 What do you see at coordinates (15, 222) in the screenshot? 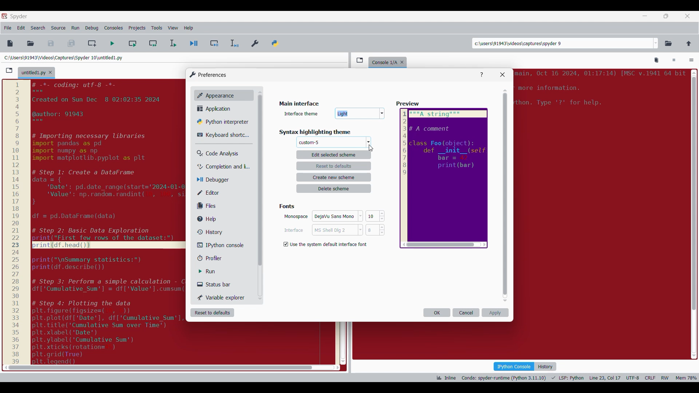
I see `scale` at bounding box center [15, 222].